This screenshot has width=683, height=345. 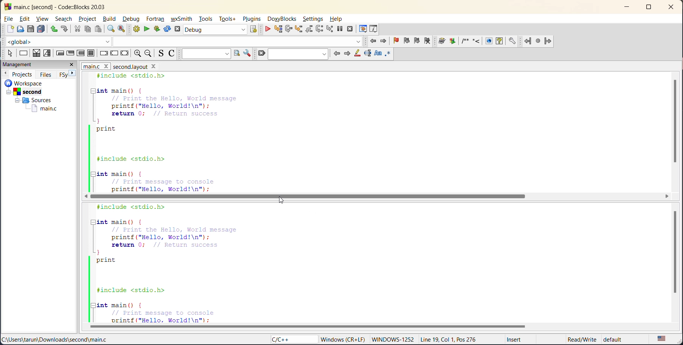 I want to click on open, so click(x=19, y=29).